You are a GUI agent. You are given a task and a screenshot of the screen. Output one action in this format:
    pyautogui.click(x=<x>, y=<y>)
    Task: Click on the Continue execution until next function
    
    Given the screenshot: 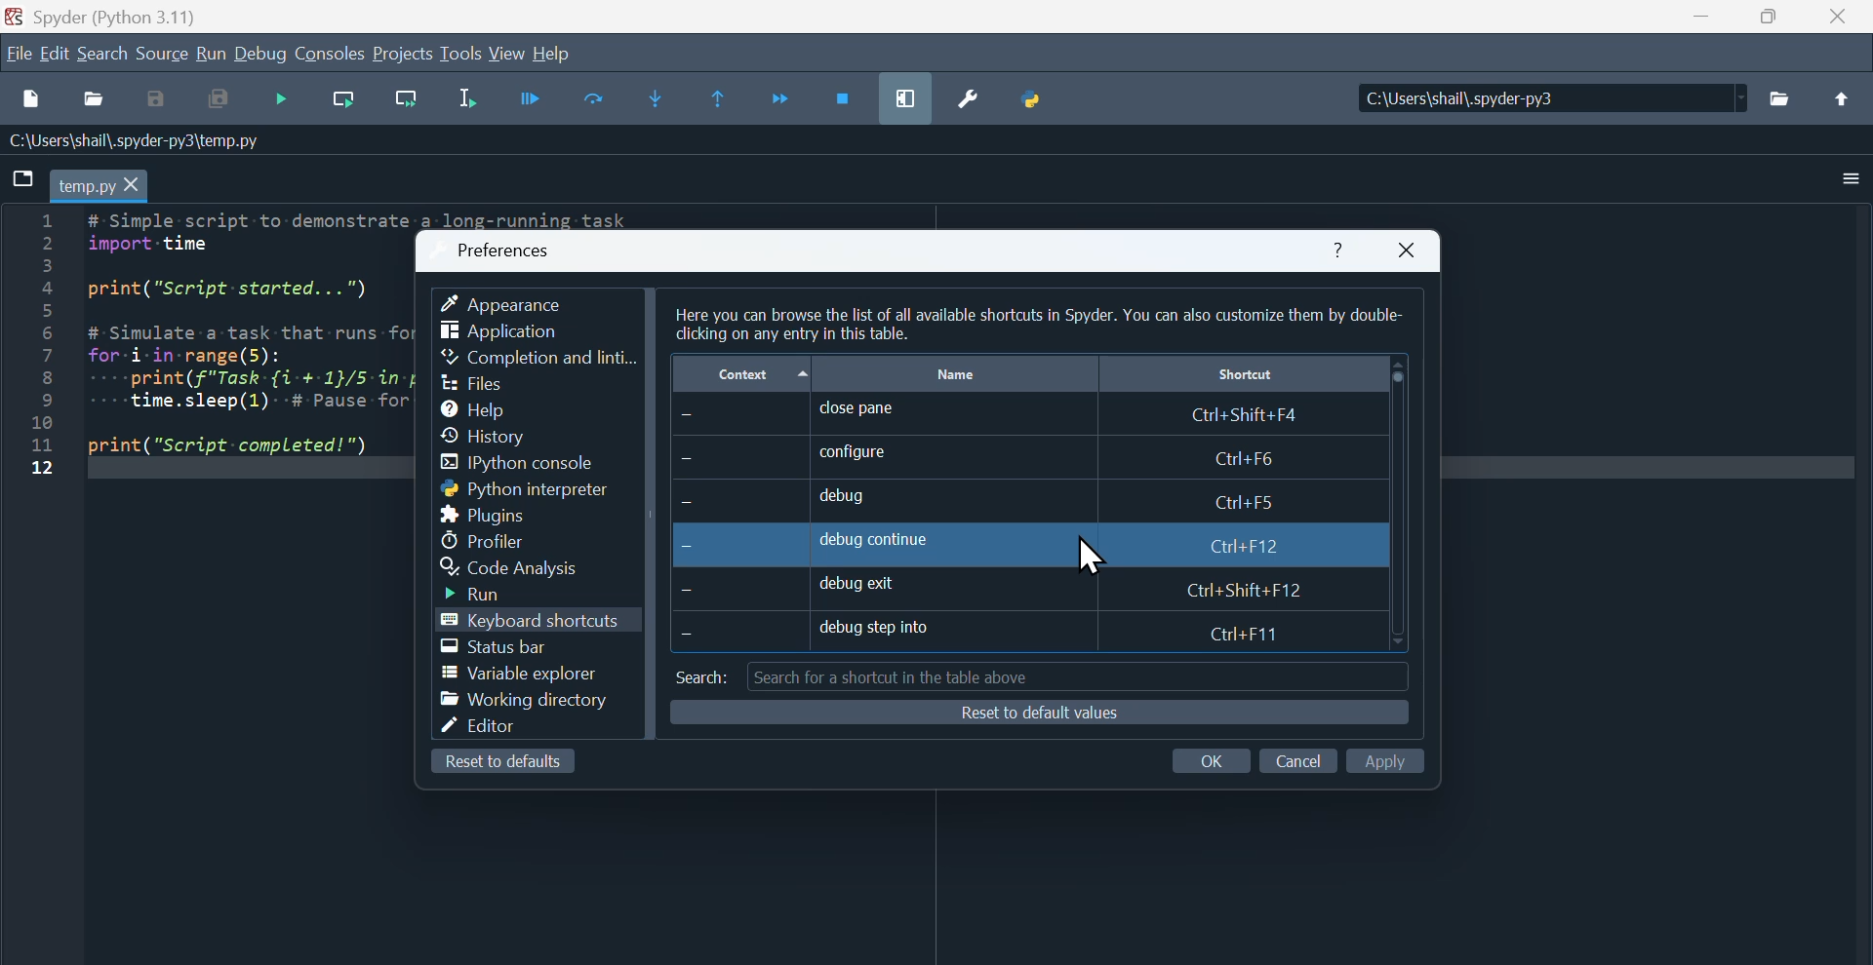 What is the action you would take?
    pyautogui.click(x=786, y=94)
    